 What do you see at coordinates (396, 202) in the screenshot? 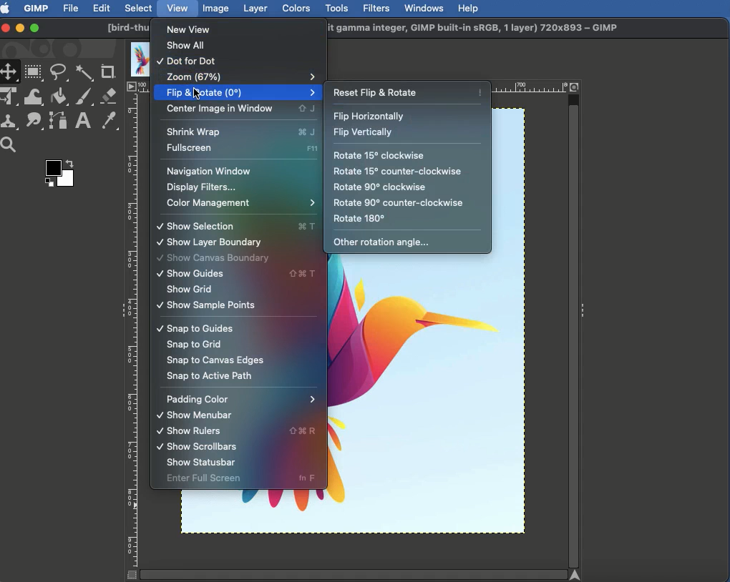
I see `Rotate 15 counter-clockwise` at bounding box center [396, 202].